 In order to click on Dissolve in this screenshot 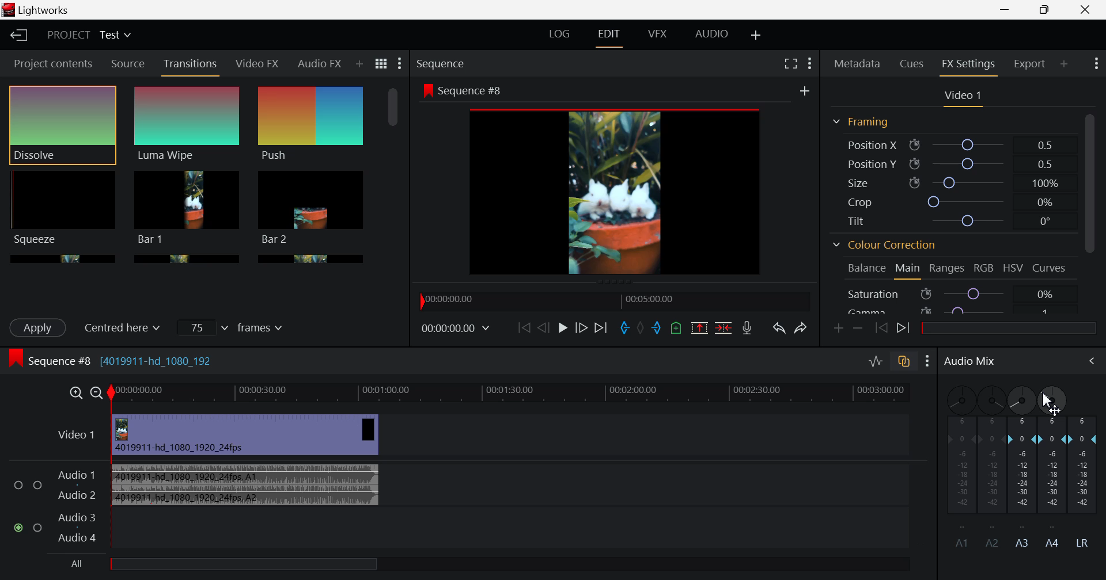, I will do `click(62, 125)`.